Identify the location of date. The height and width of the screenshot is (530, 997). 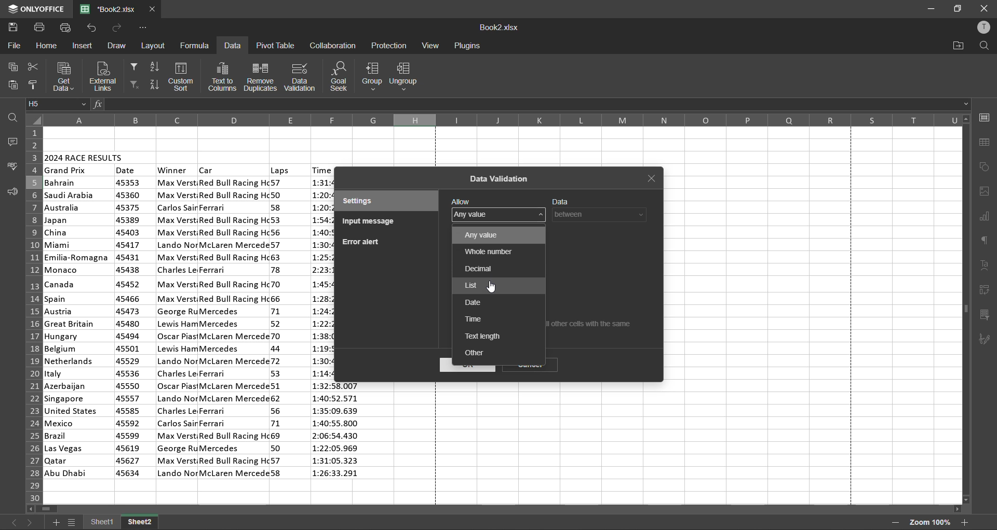
(126, 170).